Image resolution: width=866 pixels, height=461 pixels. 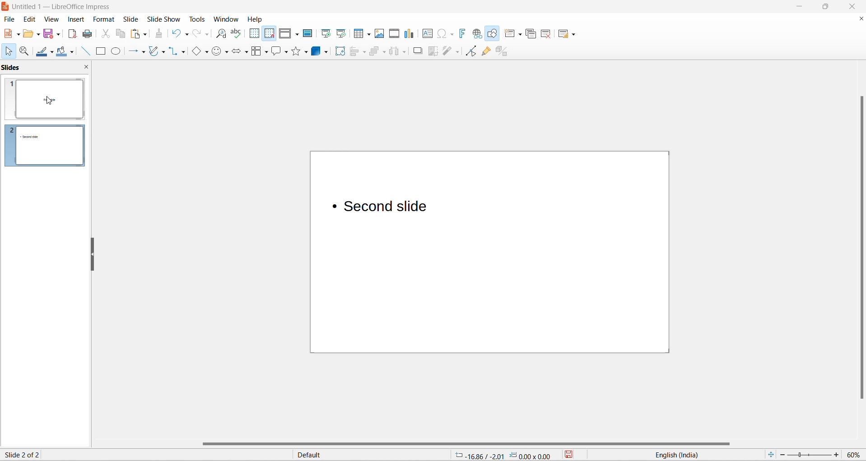 I want to click on select at least three objects, so click(x=396, y=51).